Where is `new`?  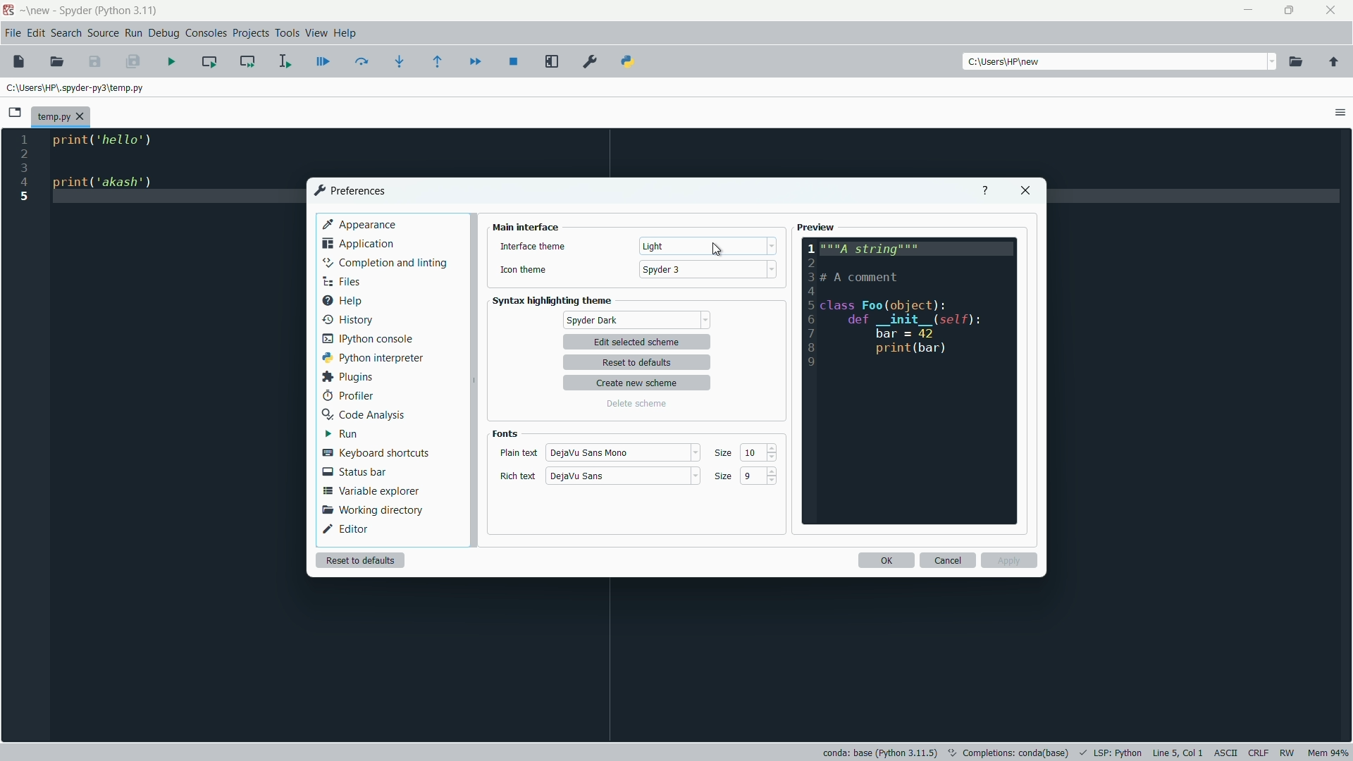 new is located at coordinates (39, 10).